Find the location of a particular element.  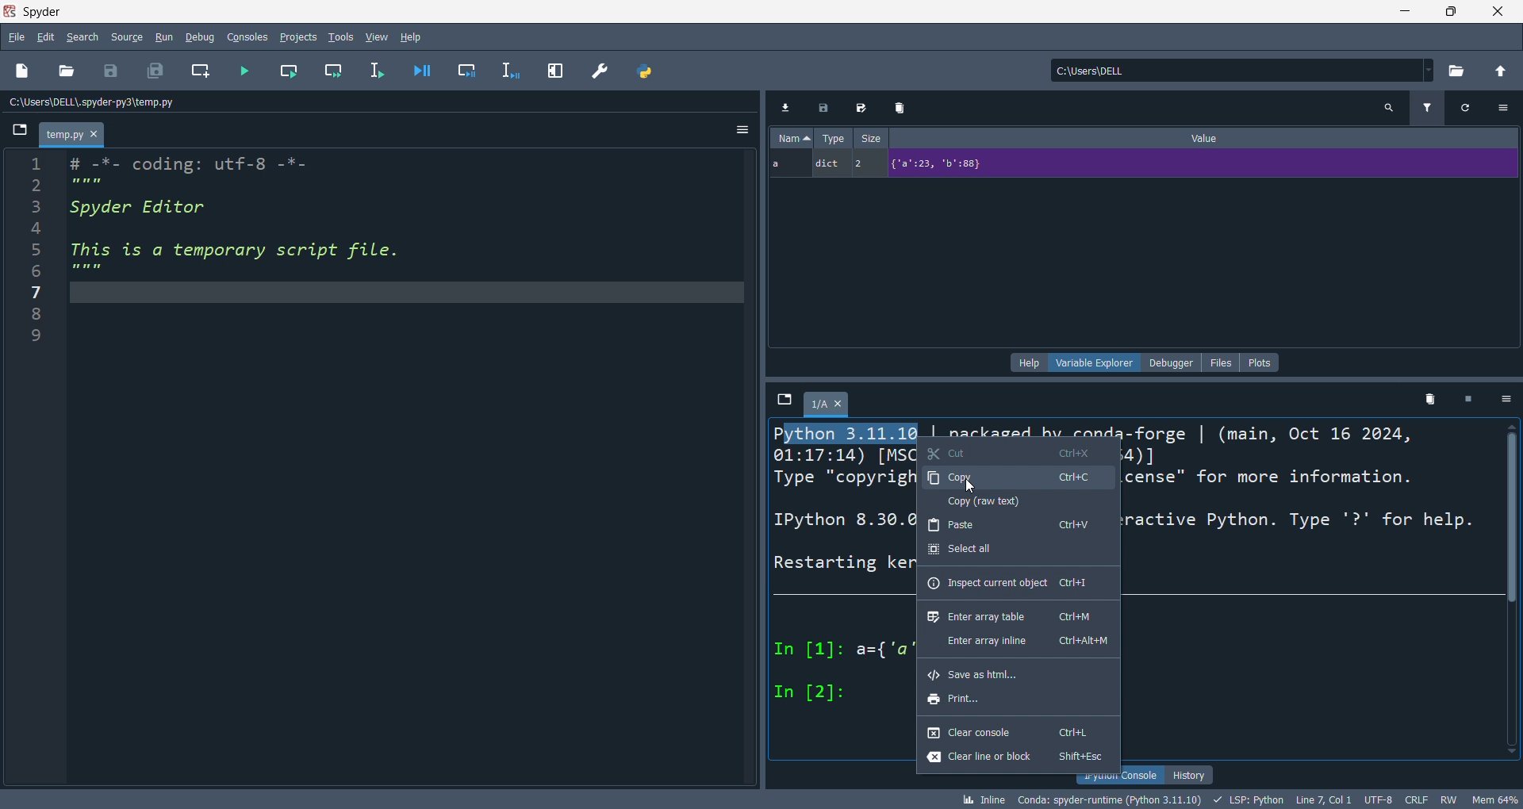

delete is located at coordinates (903, 105).